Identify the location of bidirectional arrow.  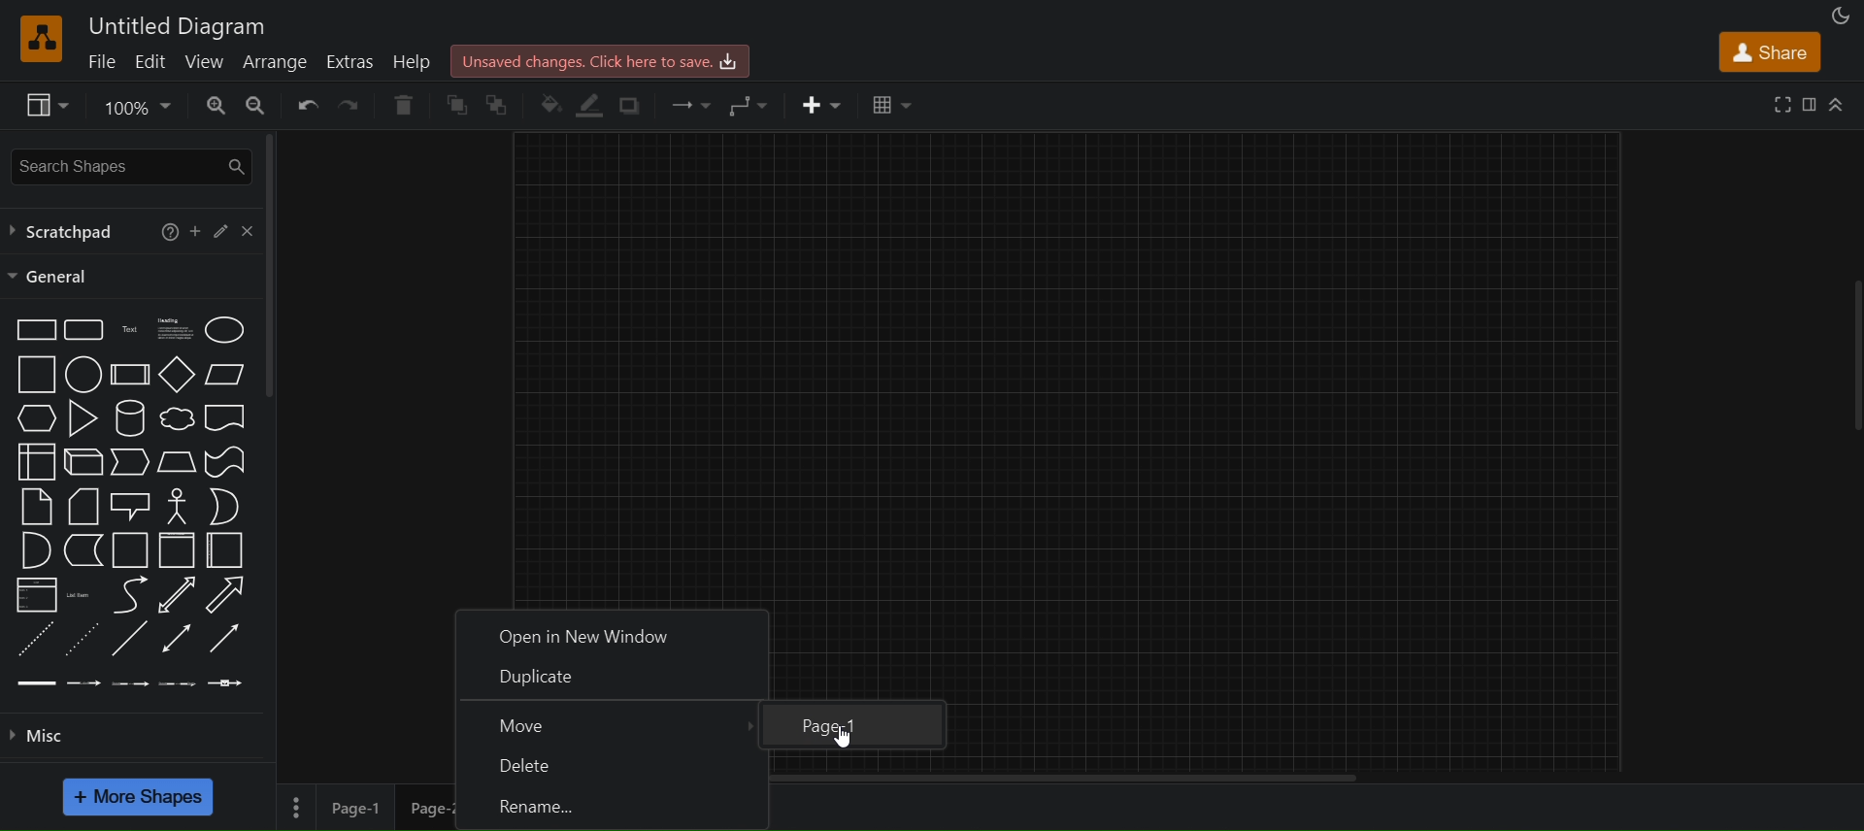
(177, 595).